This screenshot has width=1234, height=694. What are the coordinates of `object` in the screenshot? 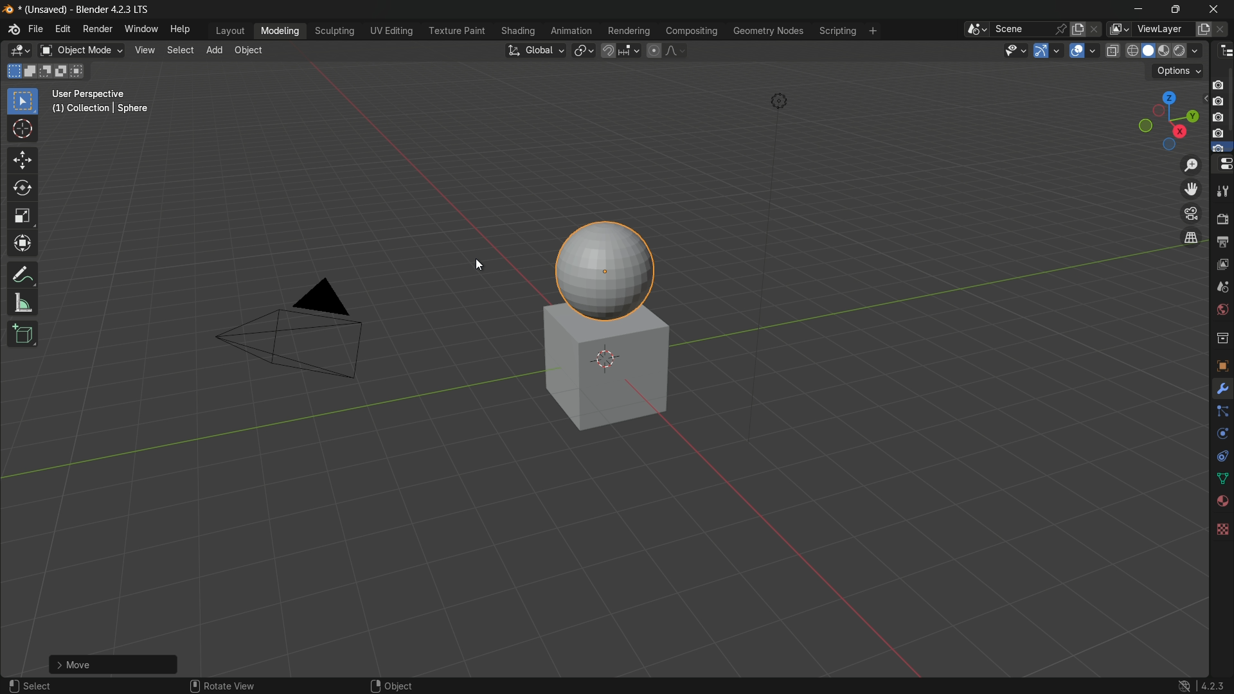 It's located at (390, 686).